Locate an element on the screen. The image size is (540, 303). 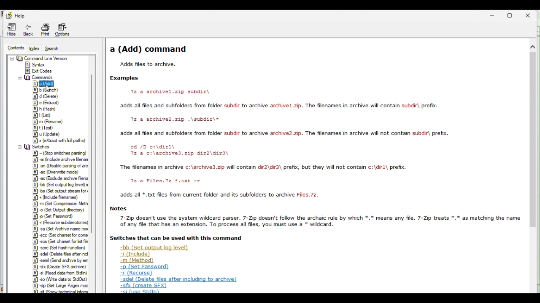
-sip is located at coordinates (61, 285).